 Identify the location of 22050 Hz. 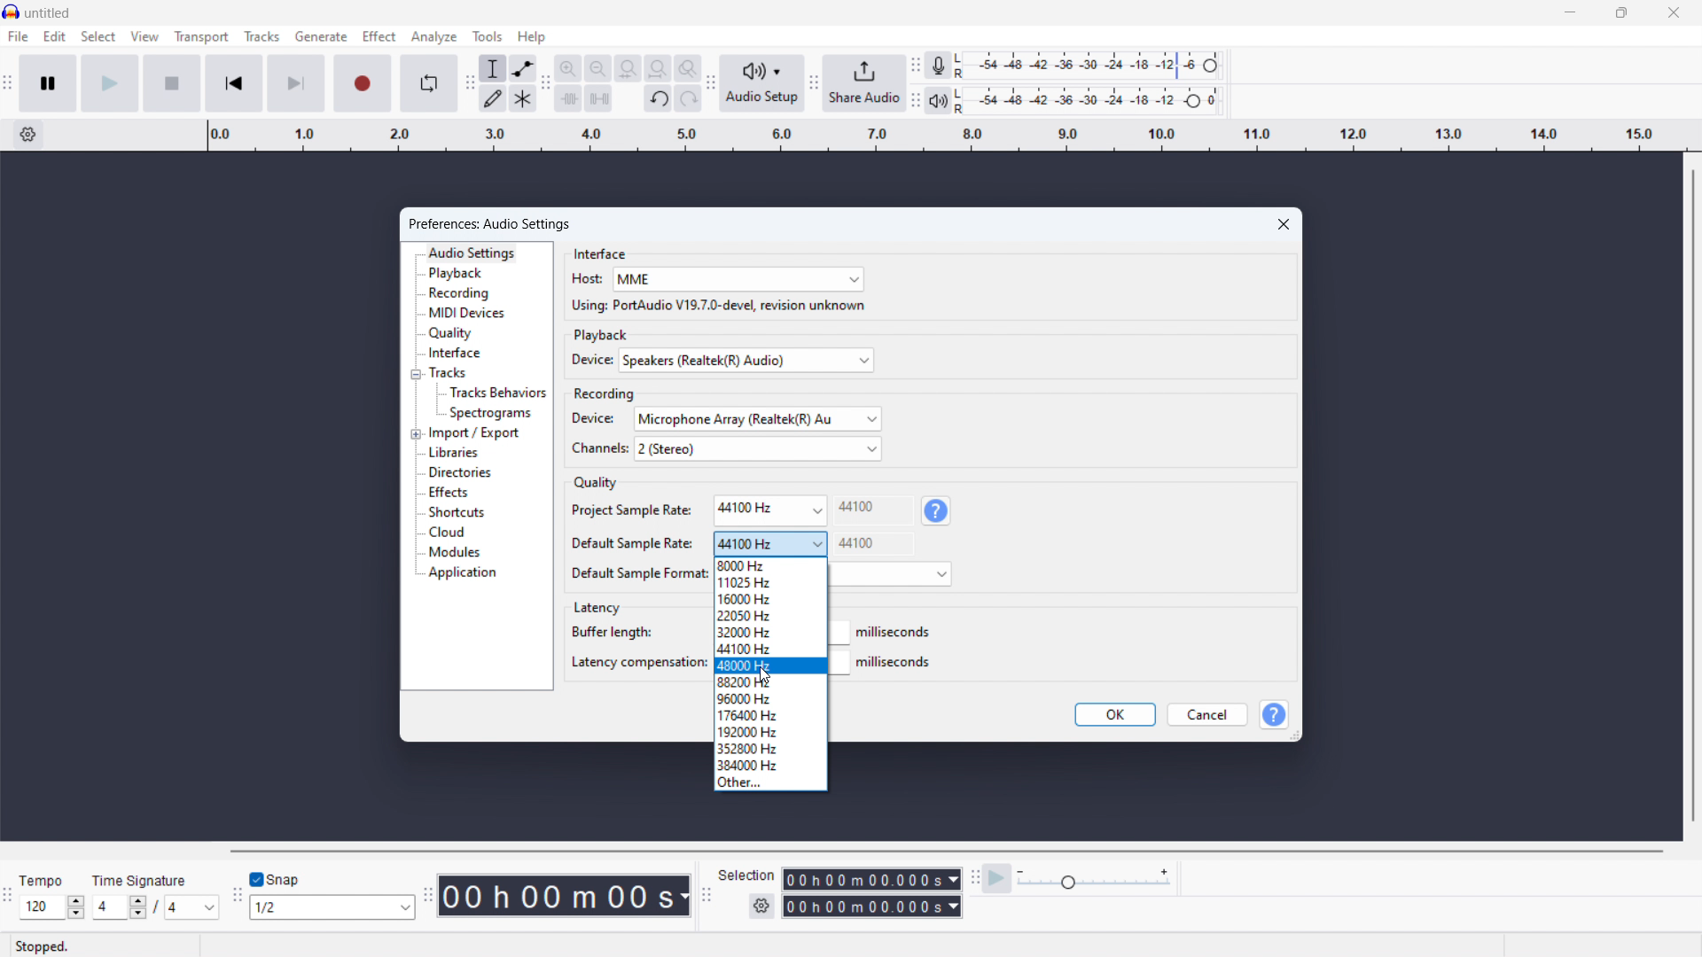
(772, 615).